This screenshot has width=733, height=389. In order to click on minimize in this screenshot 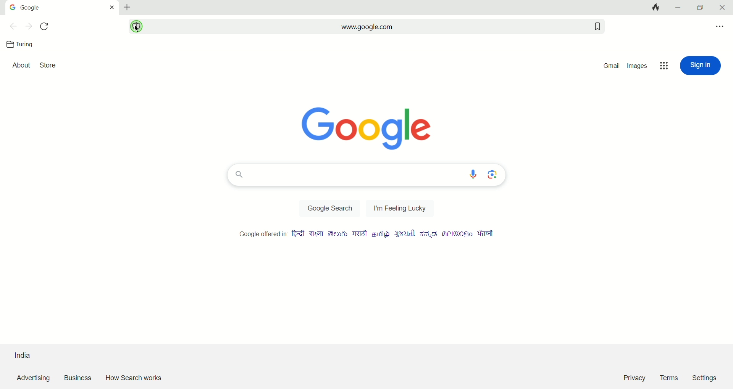, I will do `click(678, 8)`.